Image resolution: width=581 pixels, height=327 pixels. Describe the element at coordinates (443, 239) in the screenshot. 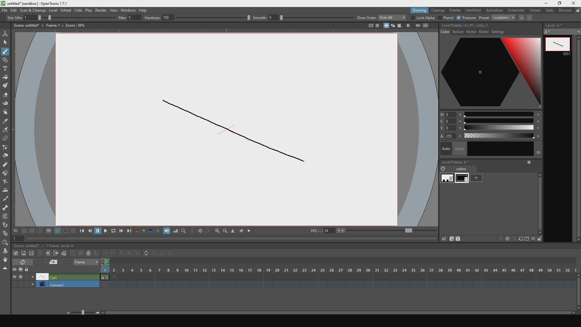

I see `grid` at that location.